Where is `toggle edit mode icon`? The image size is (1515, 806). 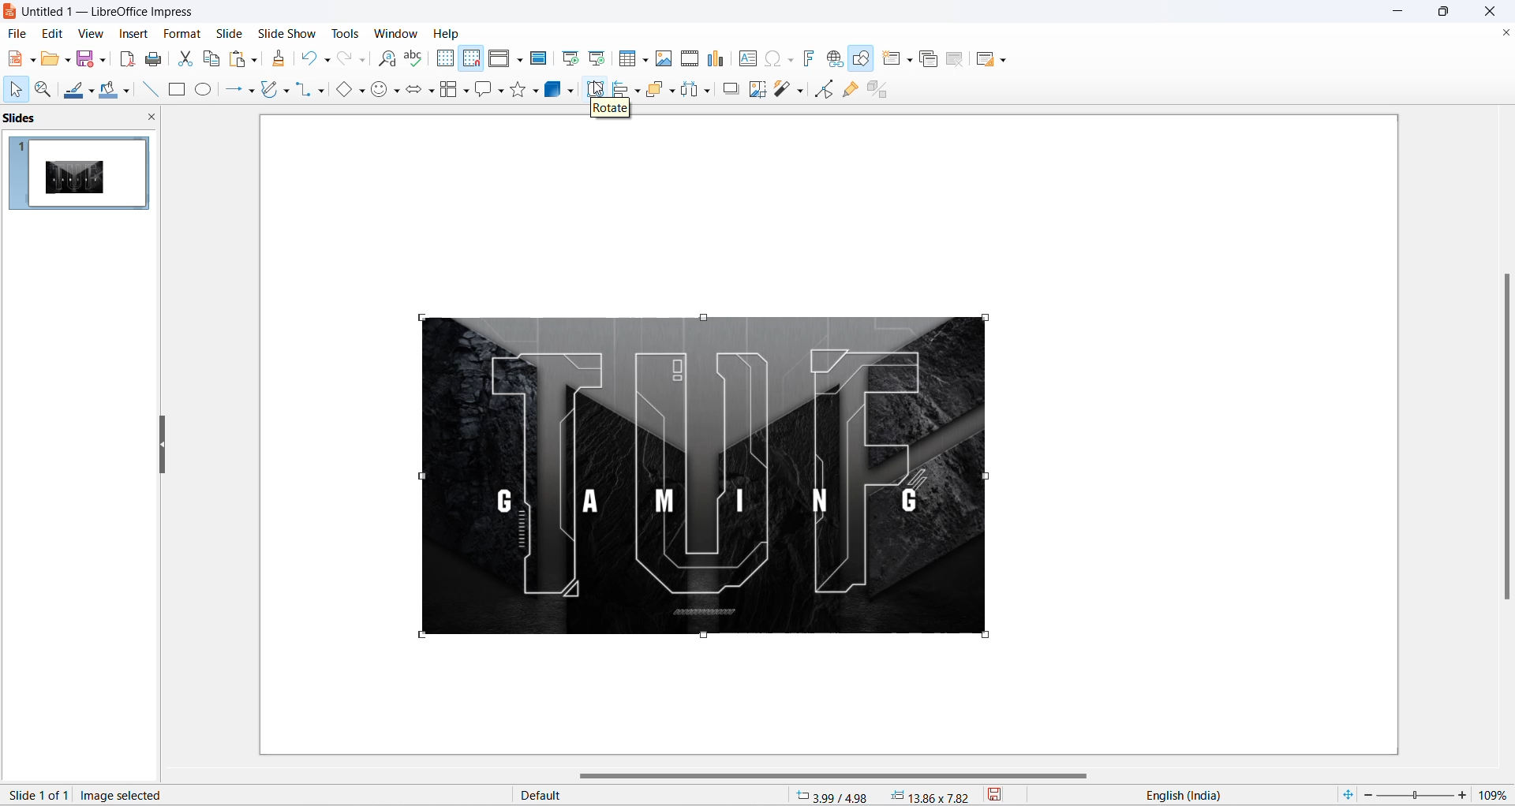
toggle edit mode icon is located at coordinates (826, 88).